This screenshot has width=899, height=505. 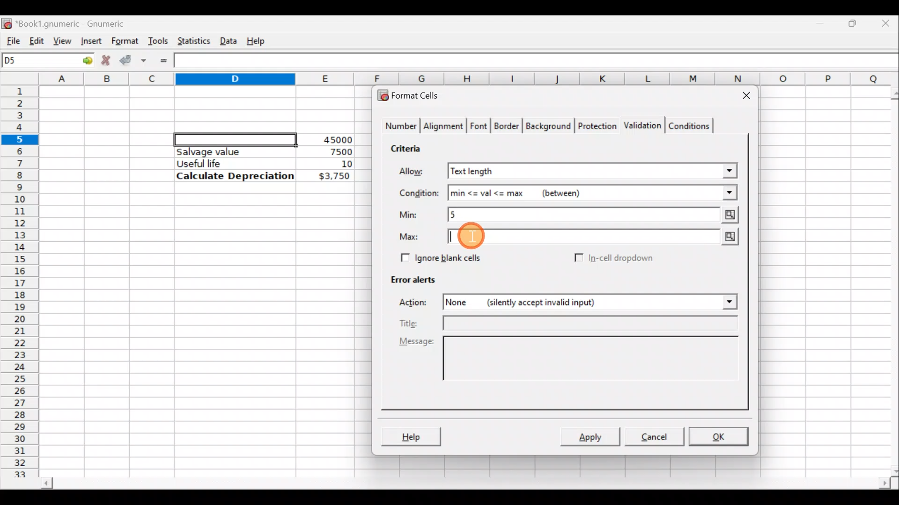 I want to click on Min value = 5, so click(x=595, y=215).